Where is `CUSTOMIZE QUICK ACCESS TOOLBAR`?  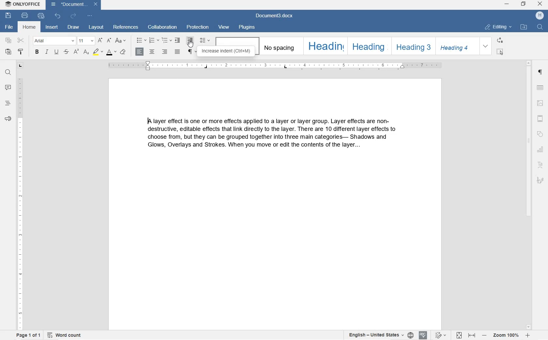
CUSTOMIZE QUICK ACCESS TOOLBAR is located at coordinates (89, 16).